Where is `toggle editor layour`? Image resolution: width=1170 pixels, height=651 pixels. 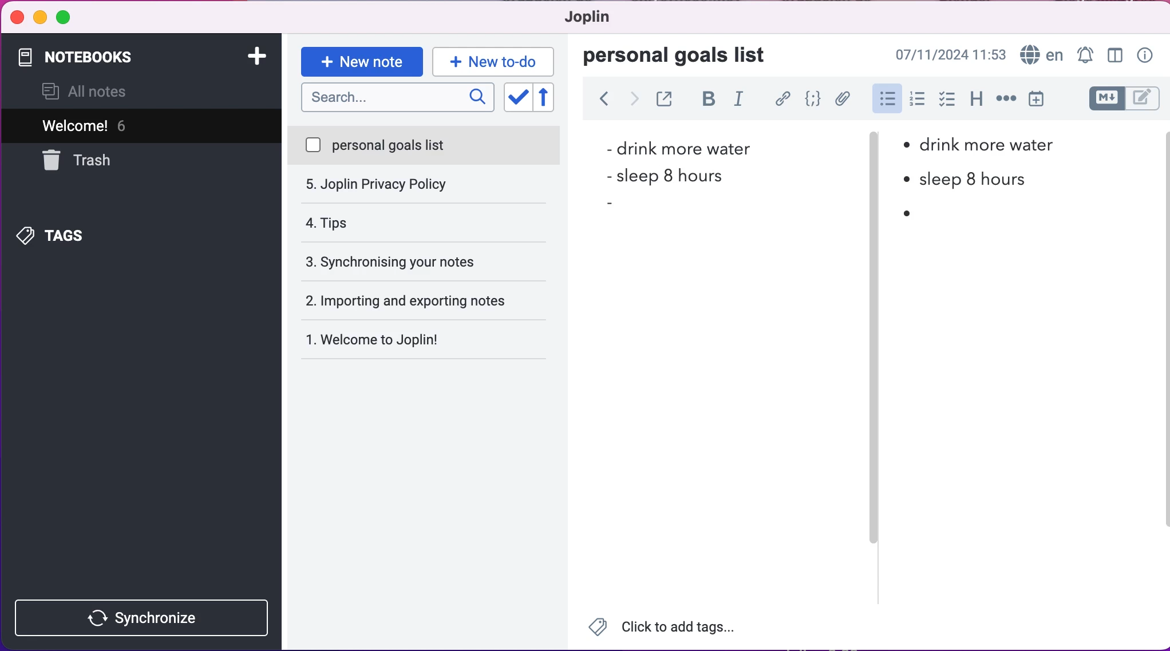
toggle editor layour is located at coordinates (1114, 53).